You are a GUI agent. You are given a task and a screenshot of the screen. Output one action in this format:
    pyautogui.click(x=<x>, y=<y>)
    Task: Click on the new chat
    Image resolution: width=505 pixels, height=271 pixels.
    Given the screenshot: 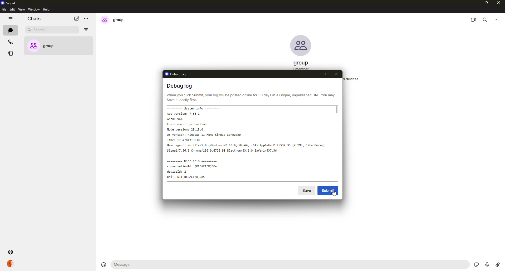 What is the action you would take?
    pyautogui.click(x=77, y=18)
    